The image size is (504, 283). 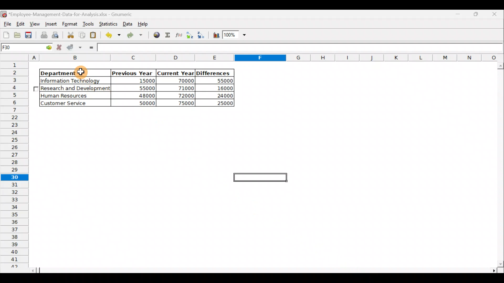 I want to click on Create a new workbook, so click(x=6, y=35).